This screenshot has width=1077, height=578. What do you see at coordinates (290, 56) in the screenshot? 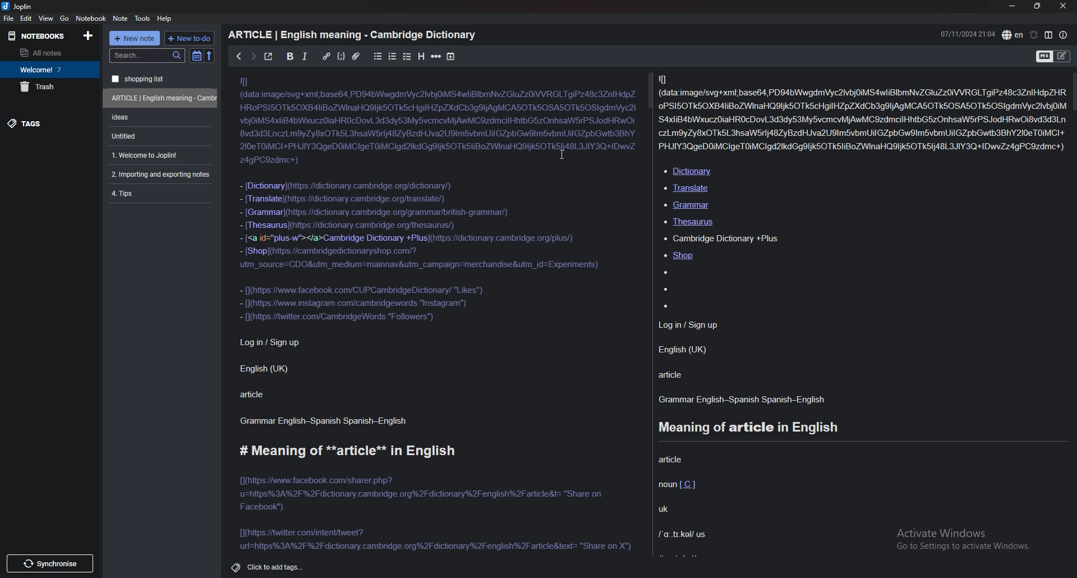
I see `bold` at bounding box center [290, 56].